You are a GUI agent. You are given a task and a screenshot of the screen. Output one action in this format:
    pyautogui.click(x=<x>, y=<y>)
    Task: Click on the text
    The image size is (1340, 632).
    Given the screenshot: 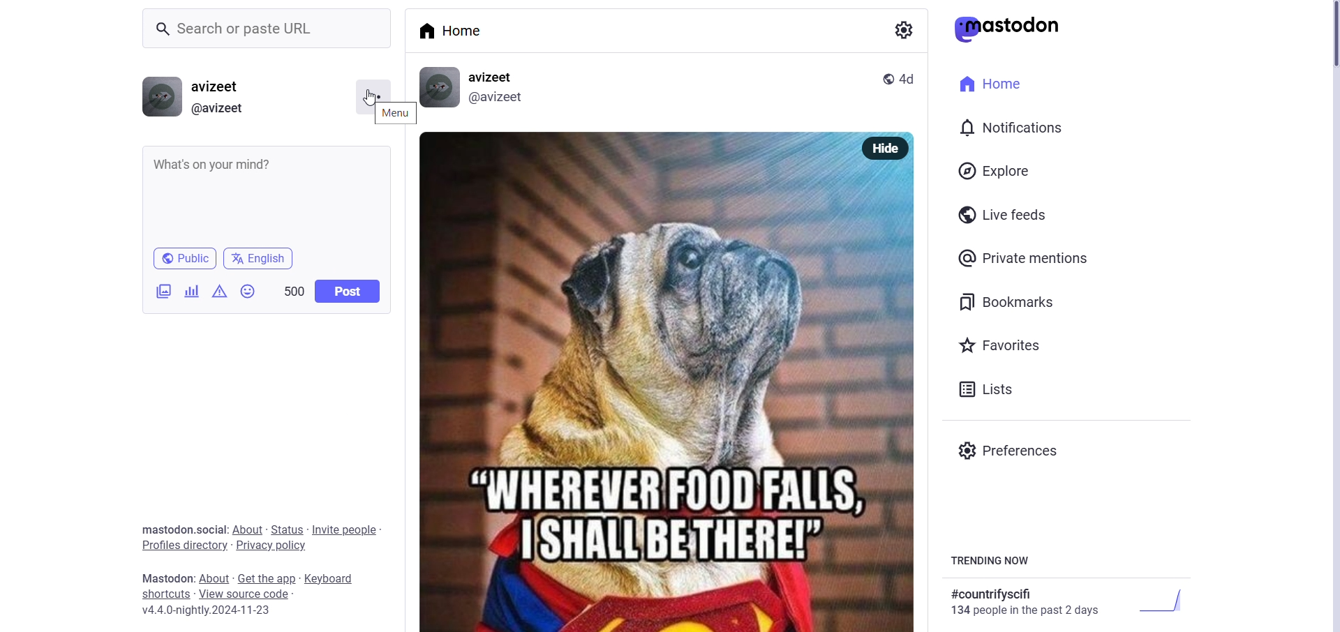 What is the action you would take?
    pyautogui.click(x=900, y=29)
    